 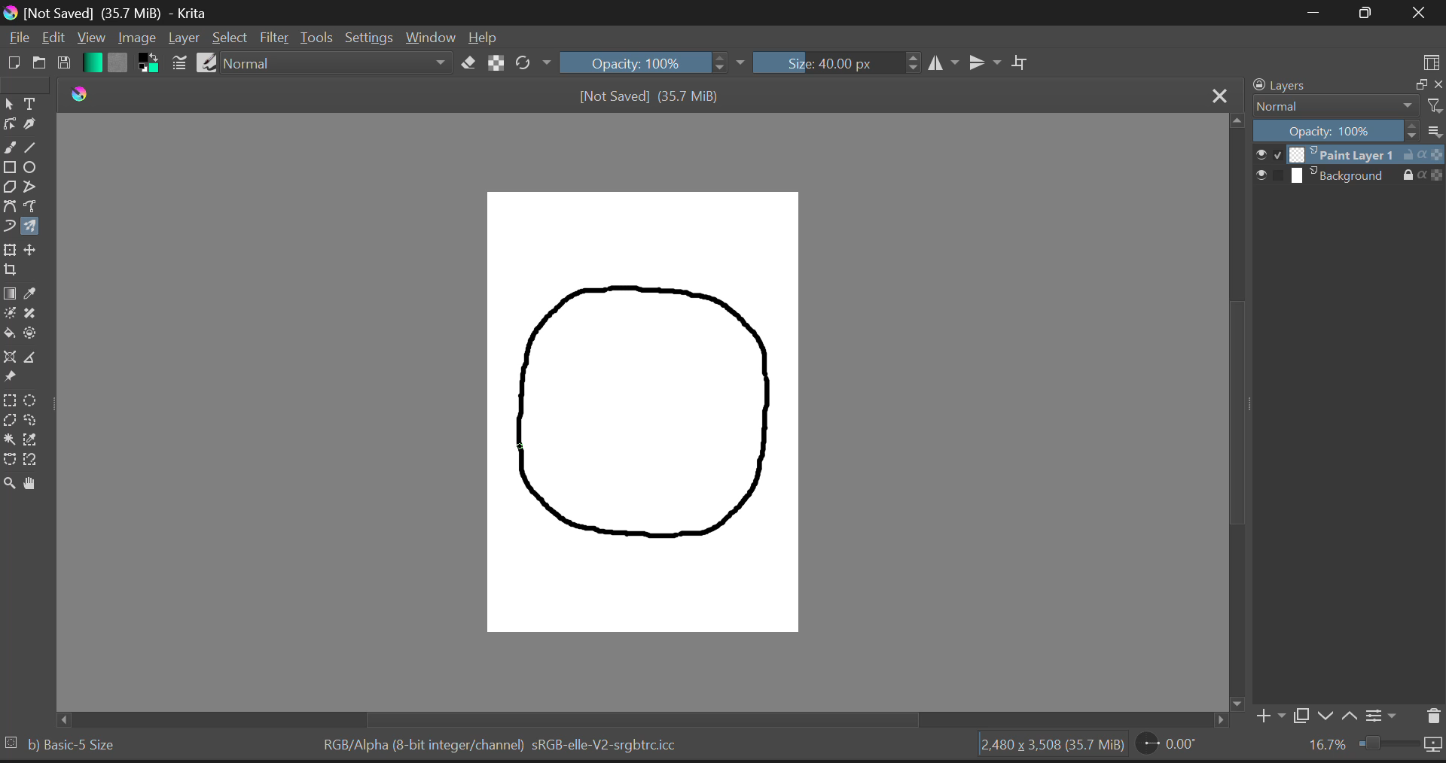 I want to click on Window, so click(x=429, y=38).